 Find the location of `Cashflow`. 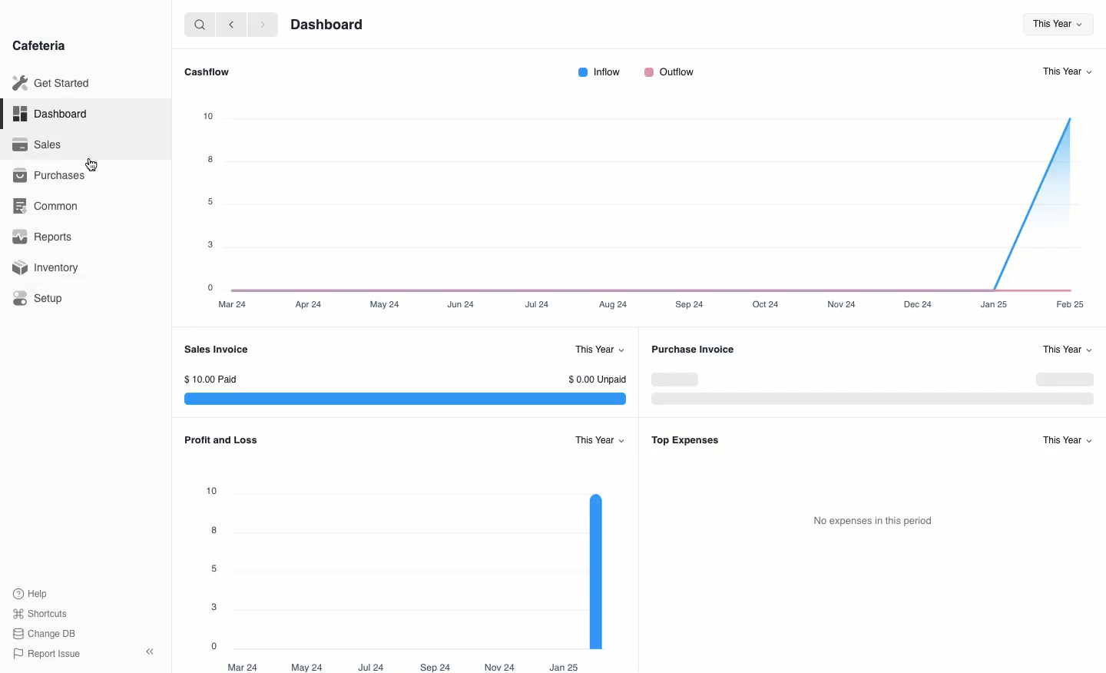

Cashflow is located at coordinates (208, 73).